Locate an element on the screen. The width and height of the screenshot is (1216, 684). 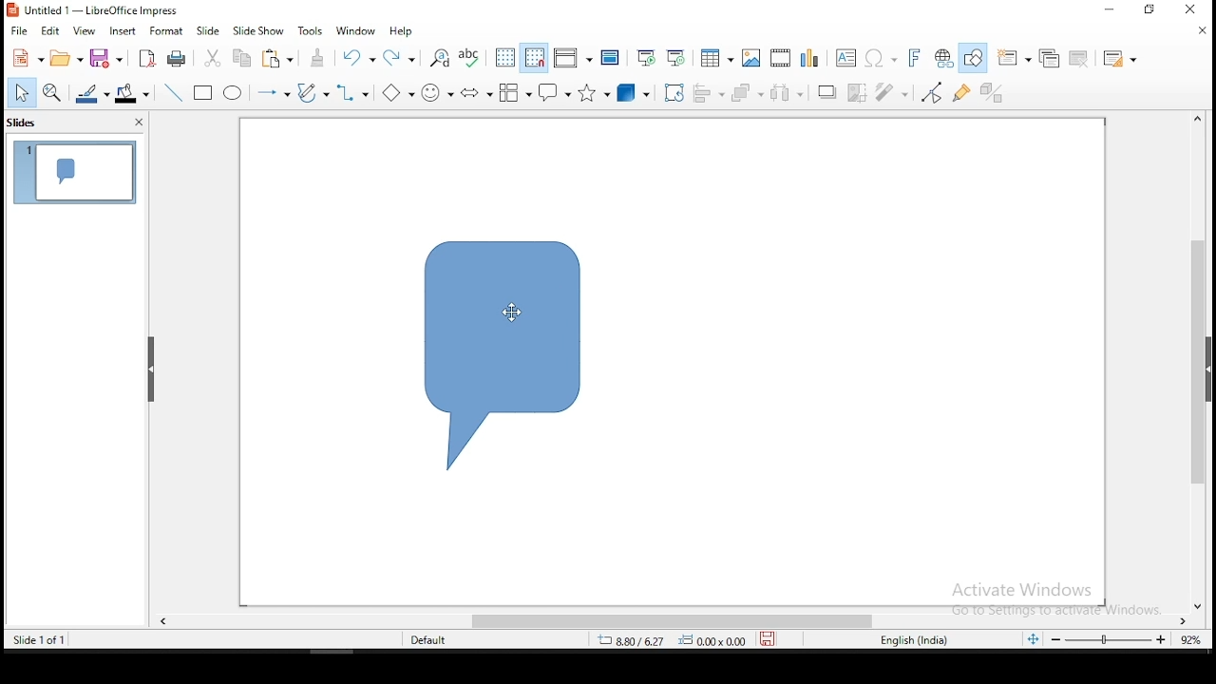
view is located at coordinates (86, 31).